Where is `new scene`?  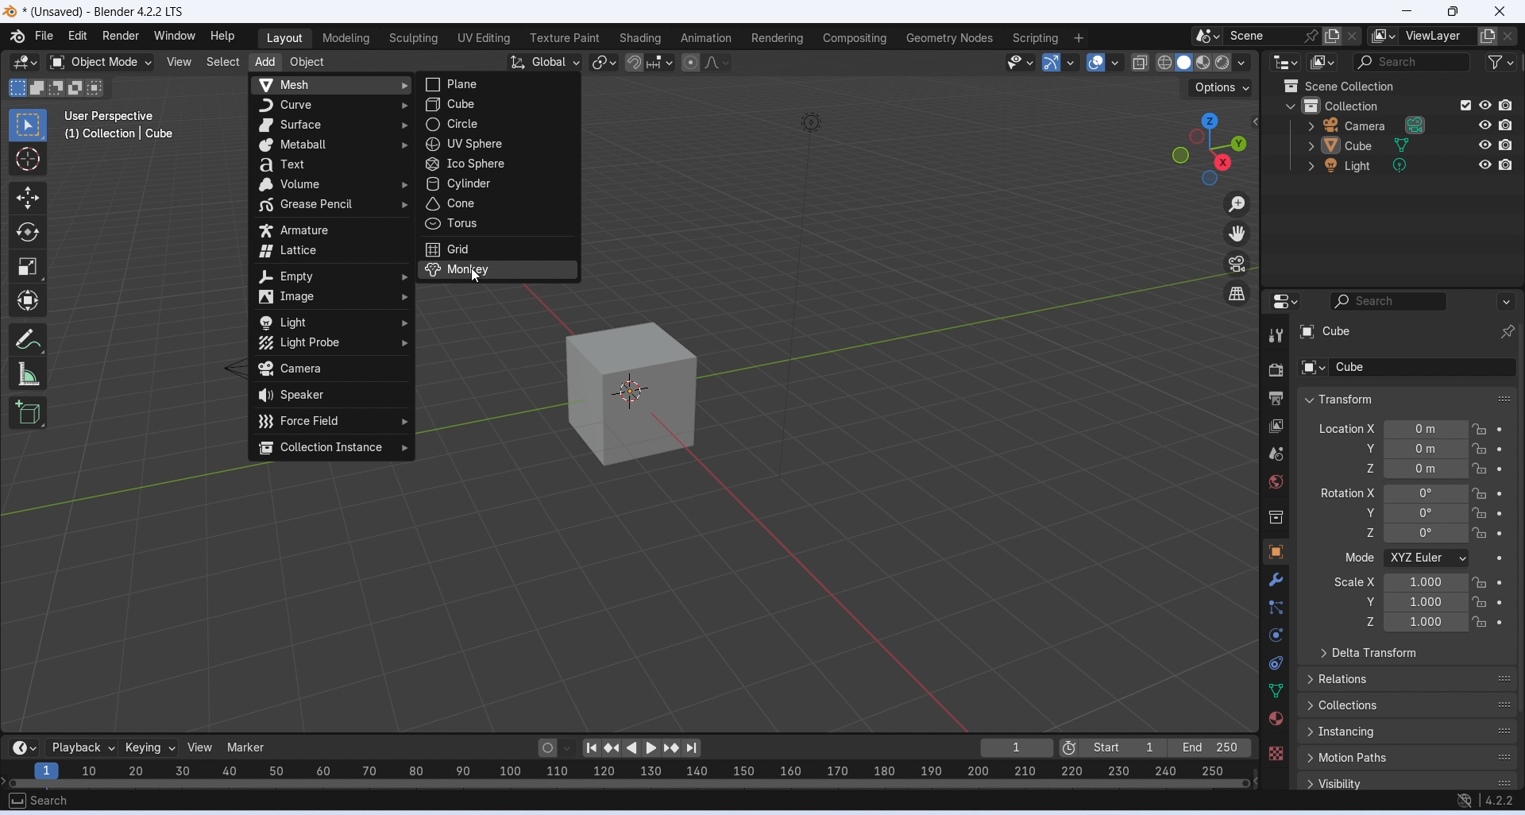
new scene is located at coordinates (1333, 37).